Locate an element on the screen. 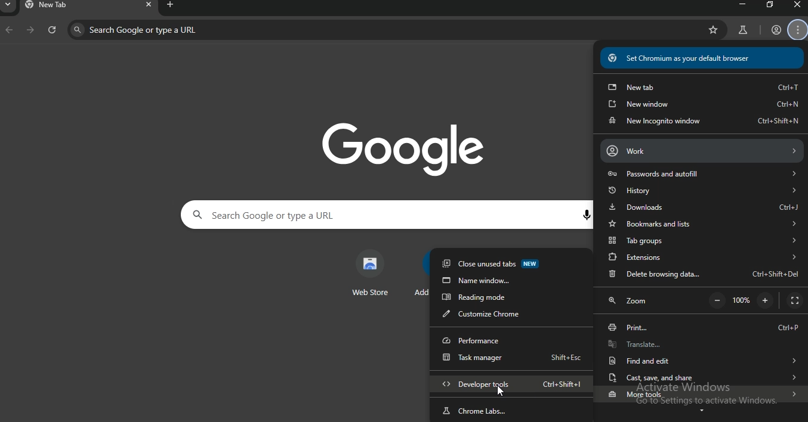 The height and width of the screenshot is (422, 808). customize chrome is located at coordinates (507, 314).